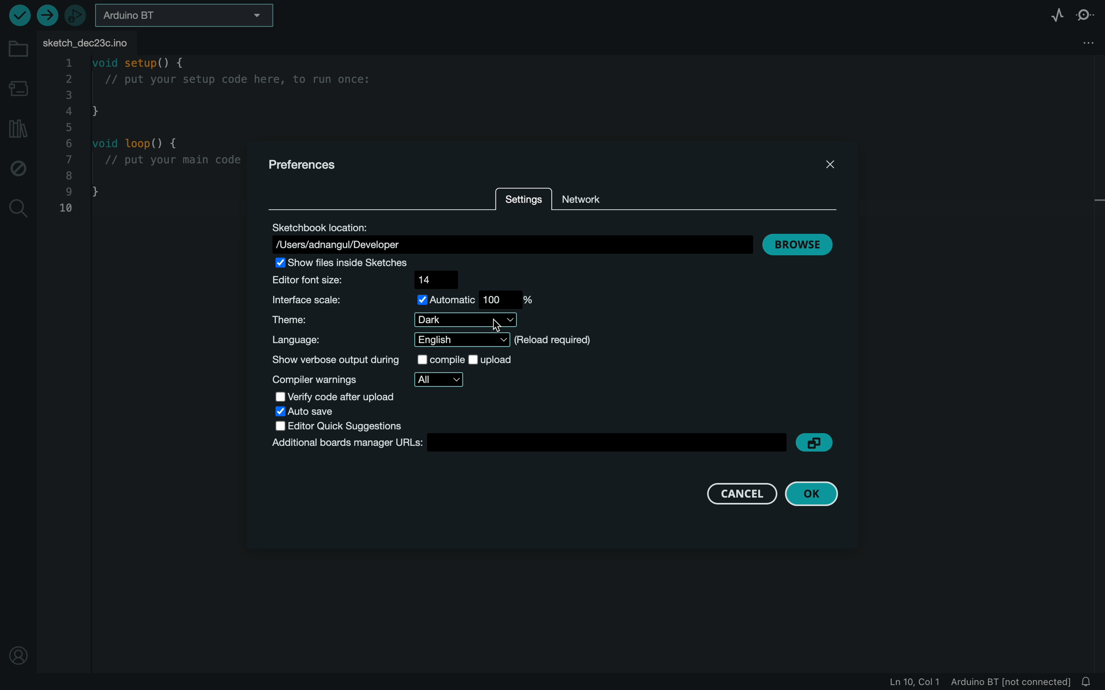  What do you see at coordinates (1087, 14) in the screenshot?
I see `serial monitor` at bounding box center [1087, 14].